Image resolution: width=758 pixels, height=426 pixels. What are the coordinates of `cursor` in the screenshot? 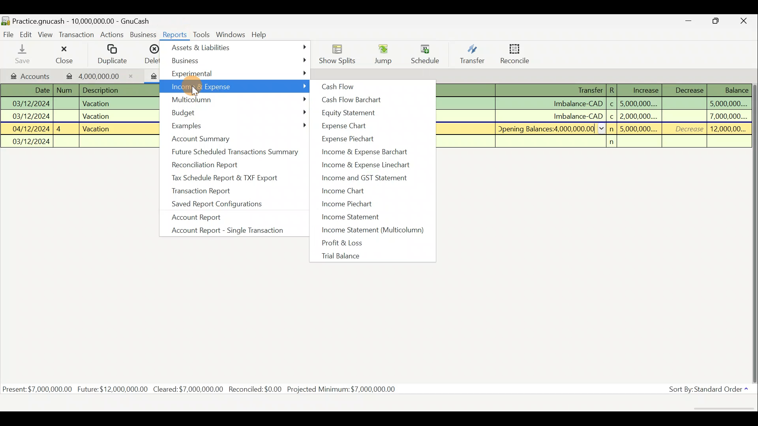 It's located at (196, 91).